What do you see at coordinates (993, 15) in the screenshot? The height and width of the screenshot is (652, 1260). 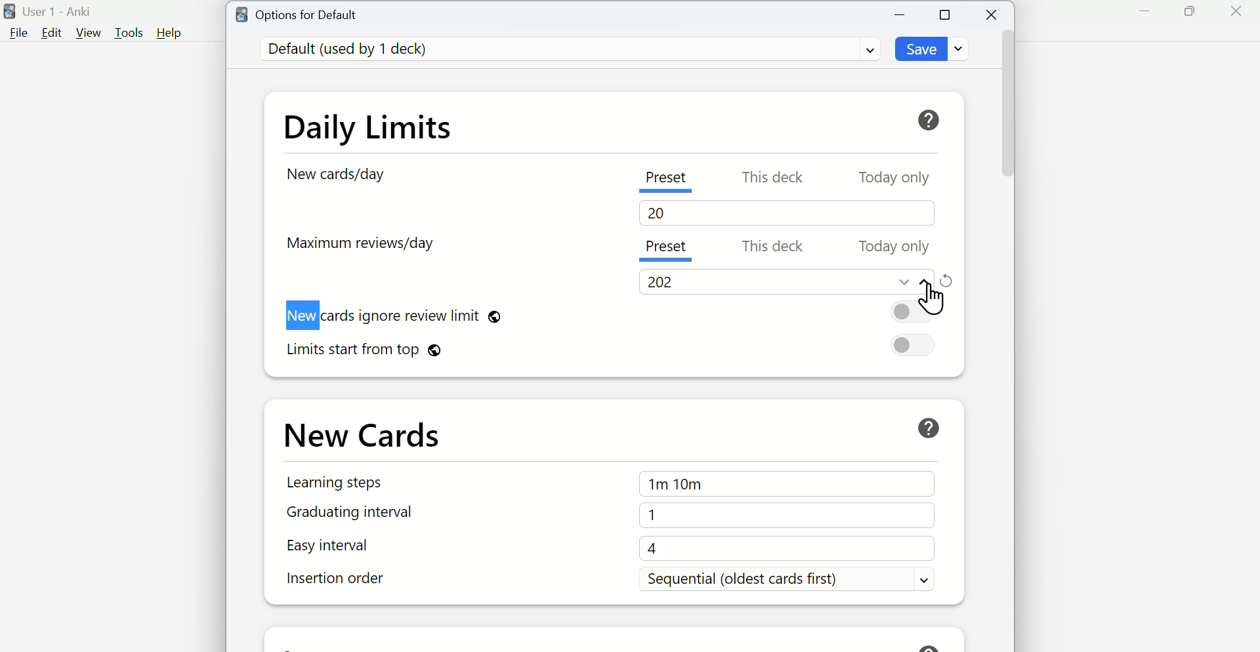 I see `Close` at bounding box center [993, 15].